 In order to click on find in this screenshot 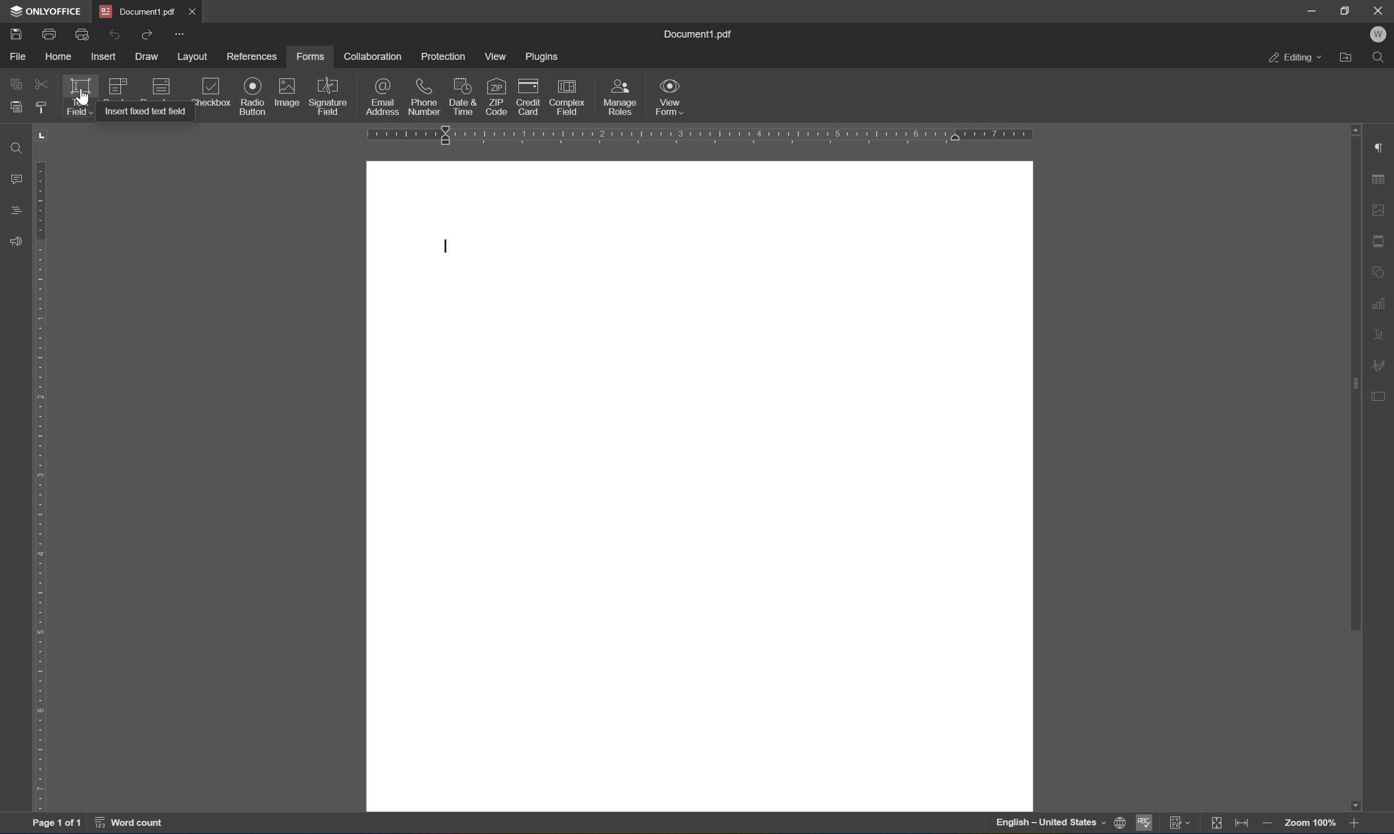, I will do `click(20, 148)`.